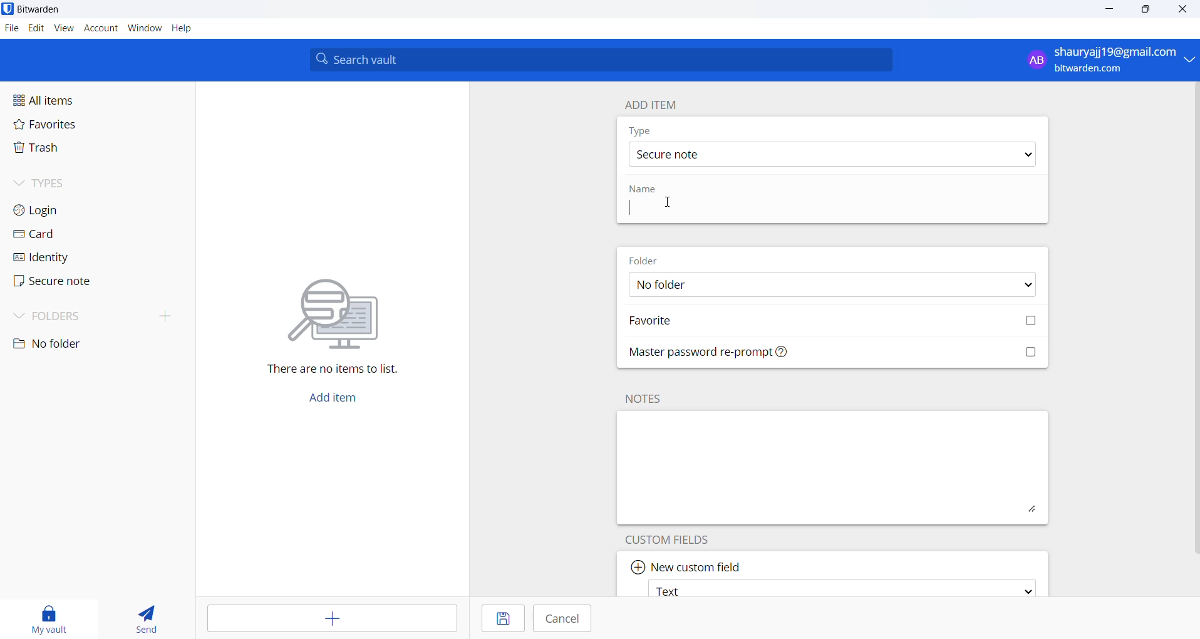 Image resolution: width=1200 pixels, height=639 pixels. I want to click on notes textarea, so click(833, 467).